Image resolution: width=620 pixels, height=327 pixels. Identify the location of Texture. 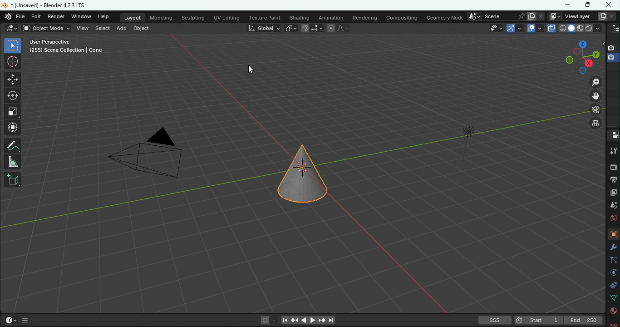
(612, 234).